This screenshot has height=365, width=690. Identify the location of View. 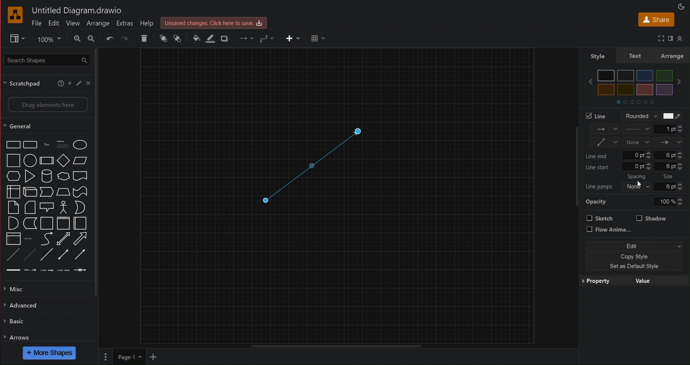
(72, 23).